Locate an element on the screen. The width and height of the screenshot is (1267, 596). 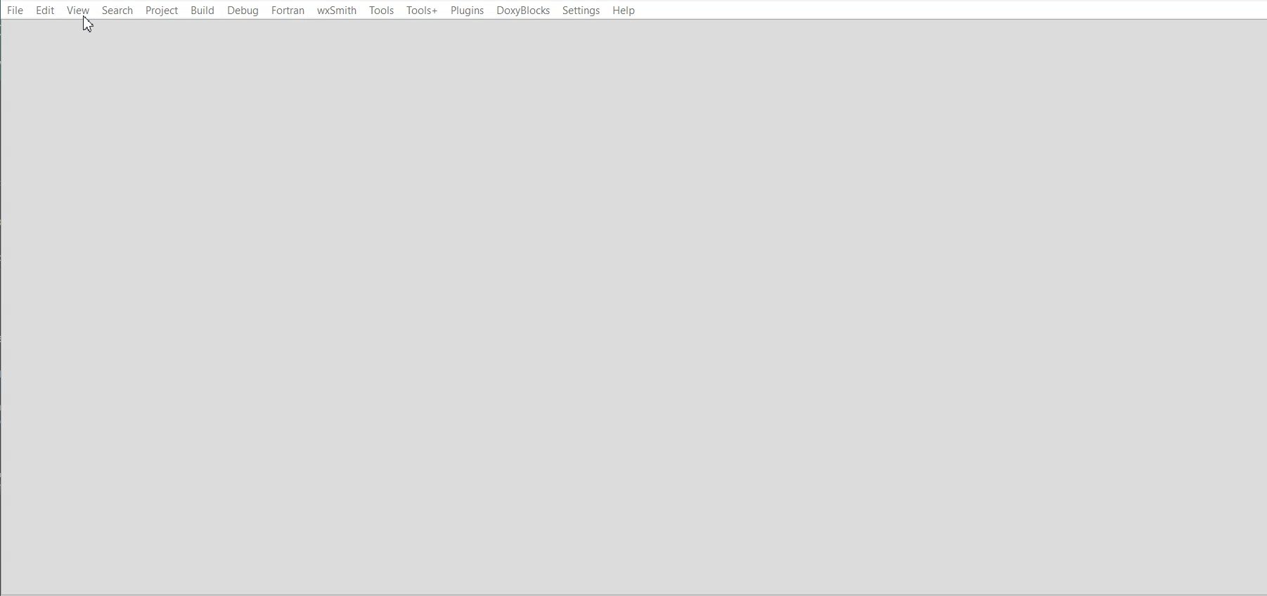
Search is located at coordinates (117, 10).